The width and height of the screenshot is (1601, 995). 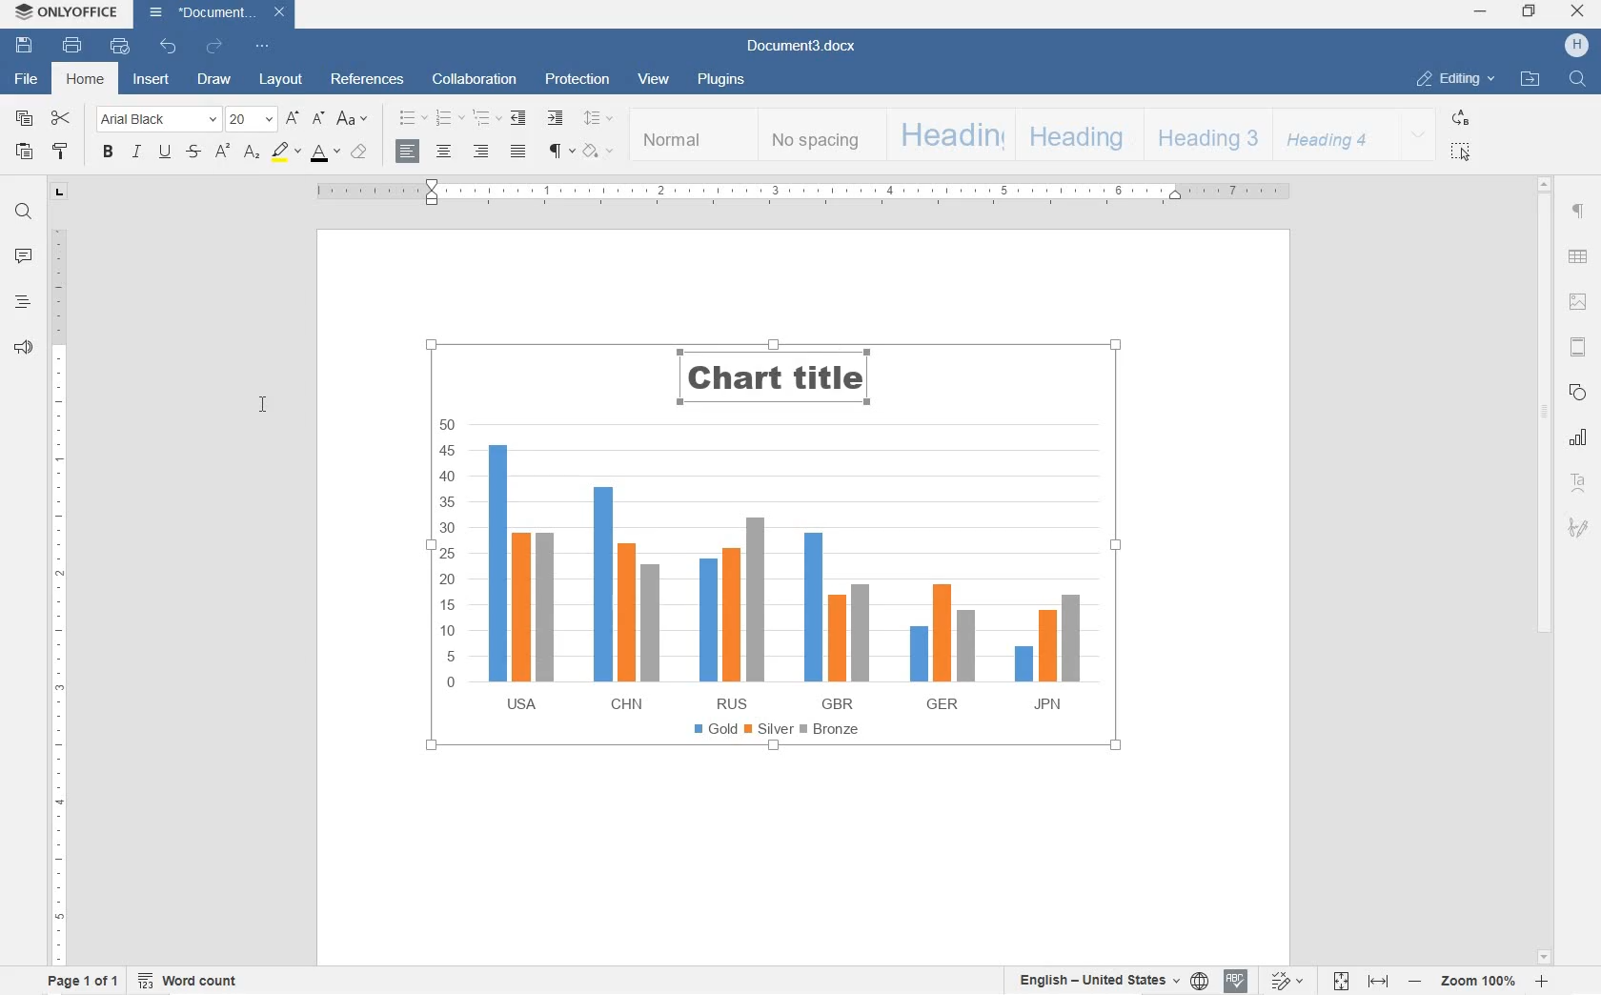 What do you see at coordinates (557, 119) in the screenshot?
I see `INCREASE INDENT` at bounding box center [557, 119].